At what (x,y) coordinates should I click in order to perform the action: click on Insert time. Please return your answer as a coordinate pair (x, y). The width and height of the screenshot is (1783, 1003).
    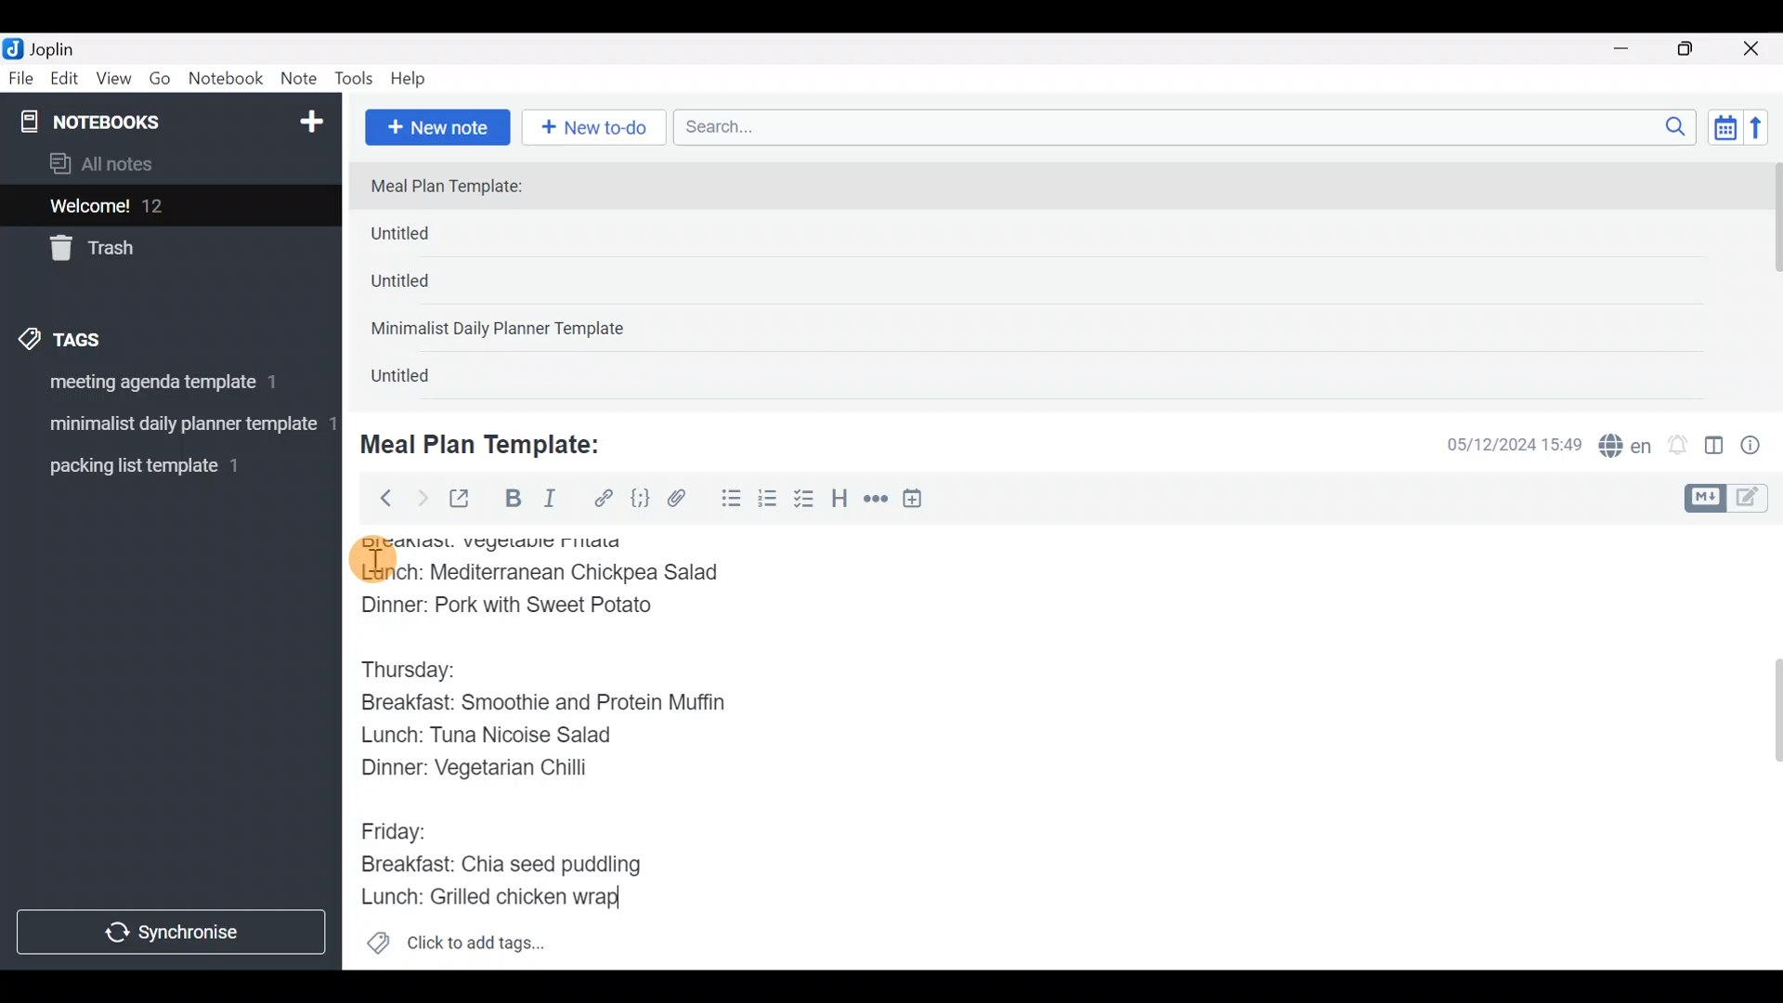
    Looking at the image, I should click on (921, 501).